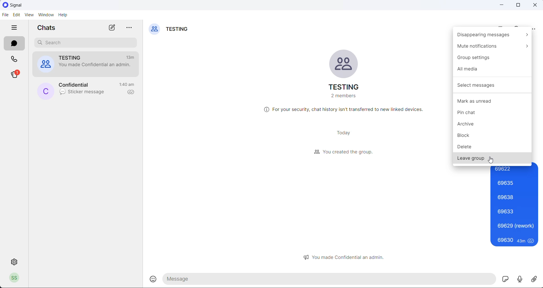 This screenshot has height=288, width=543. What do you see at coordinates (501, 6) in the screenshot?
I see `minimize` at bounding box center [501, 6].